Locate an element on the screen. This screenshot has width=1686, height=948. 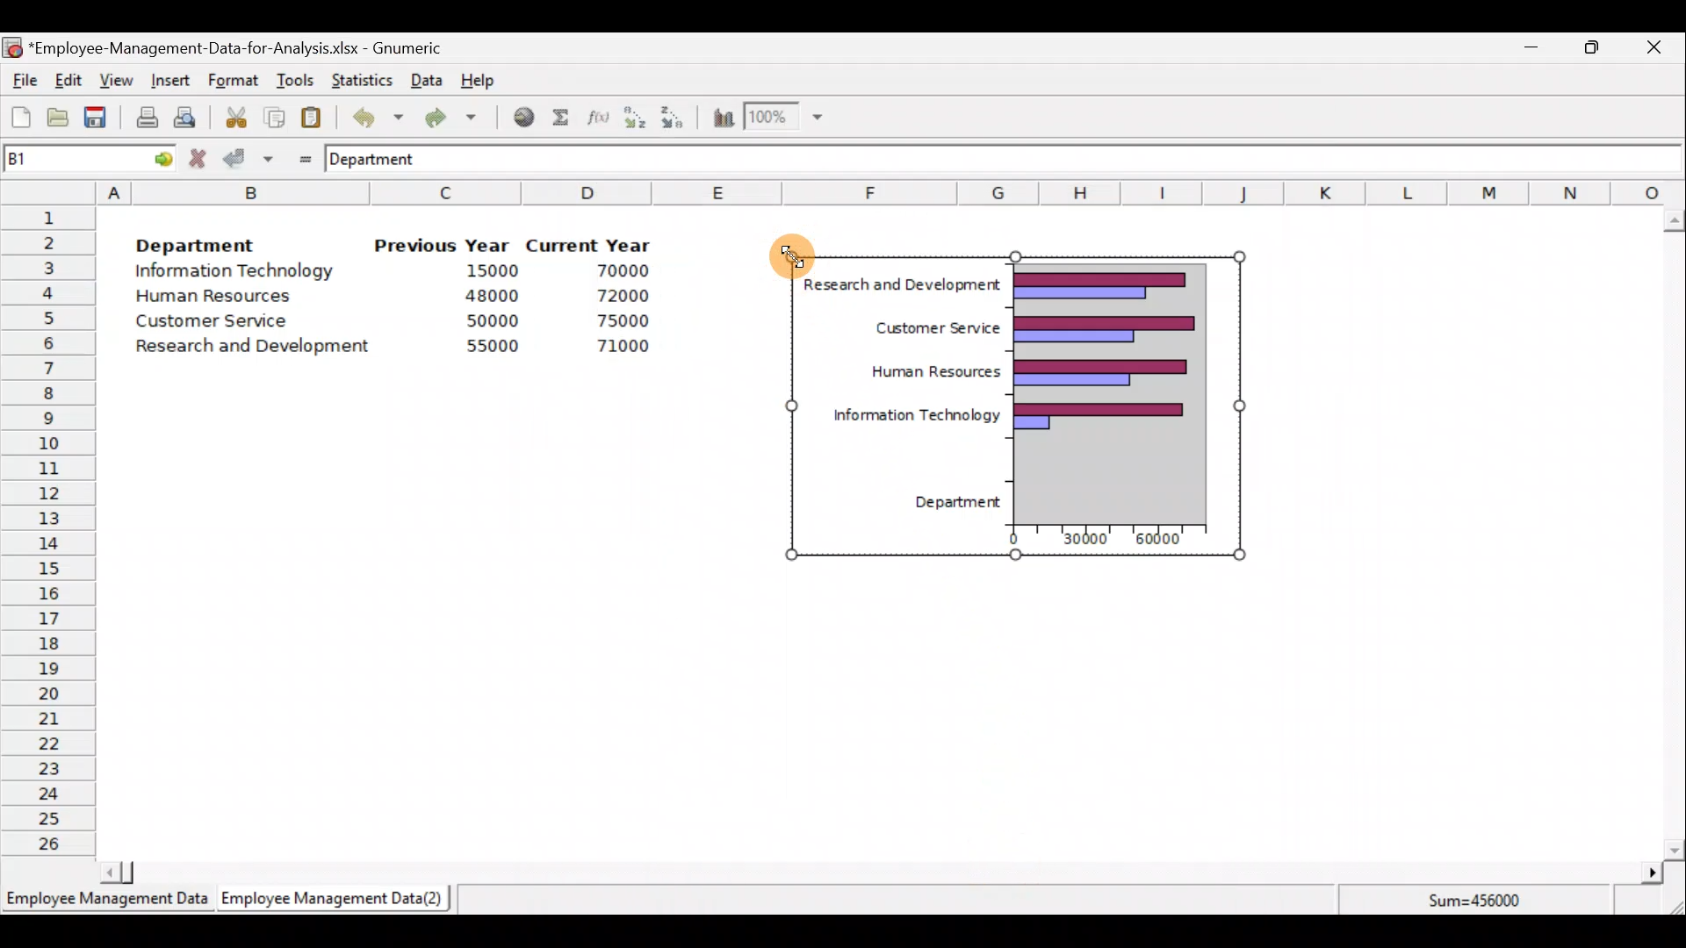
Employee Management Data is located at coordinates (105, 904).